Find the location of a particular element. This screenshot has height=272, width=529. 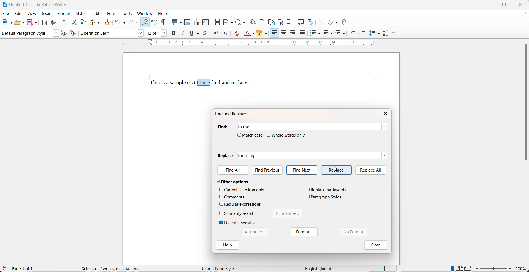

select outline formatting is located at coordinates (342, 33).